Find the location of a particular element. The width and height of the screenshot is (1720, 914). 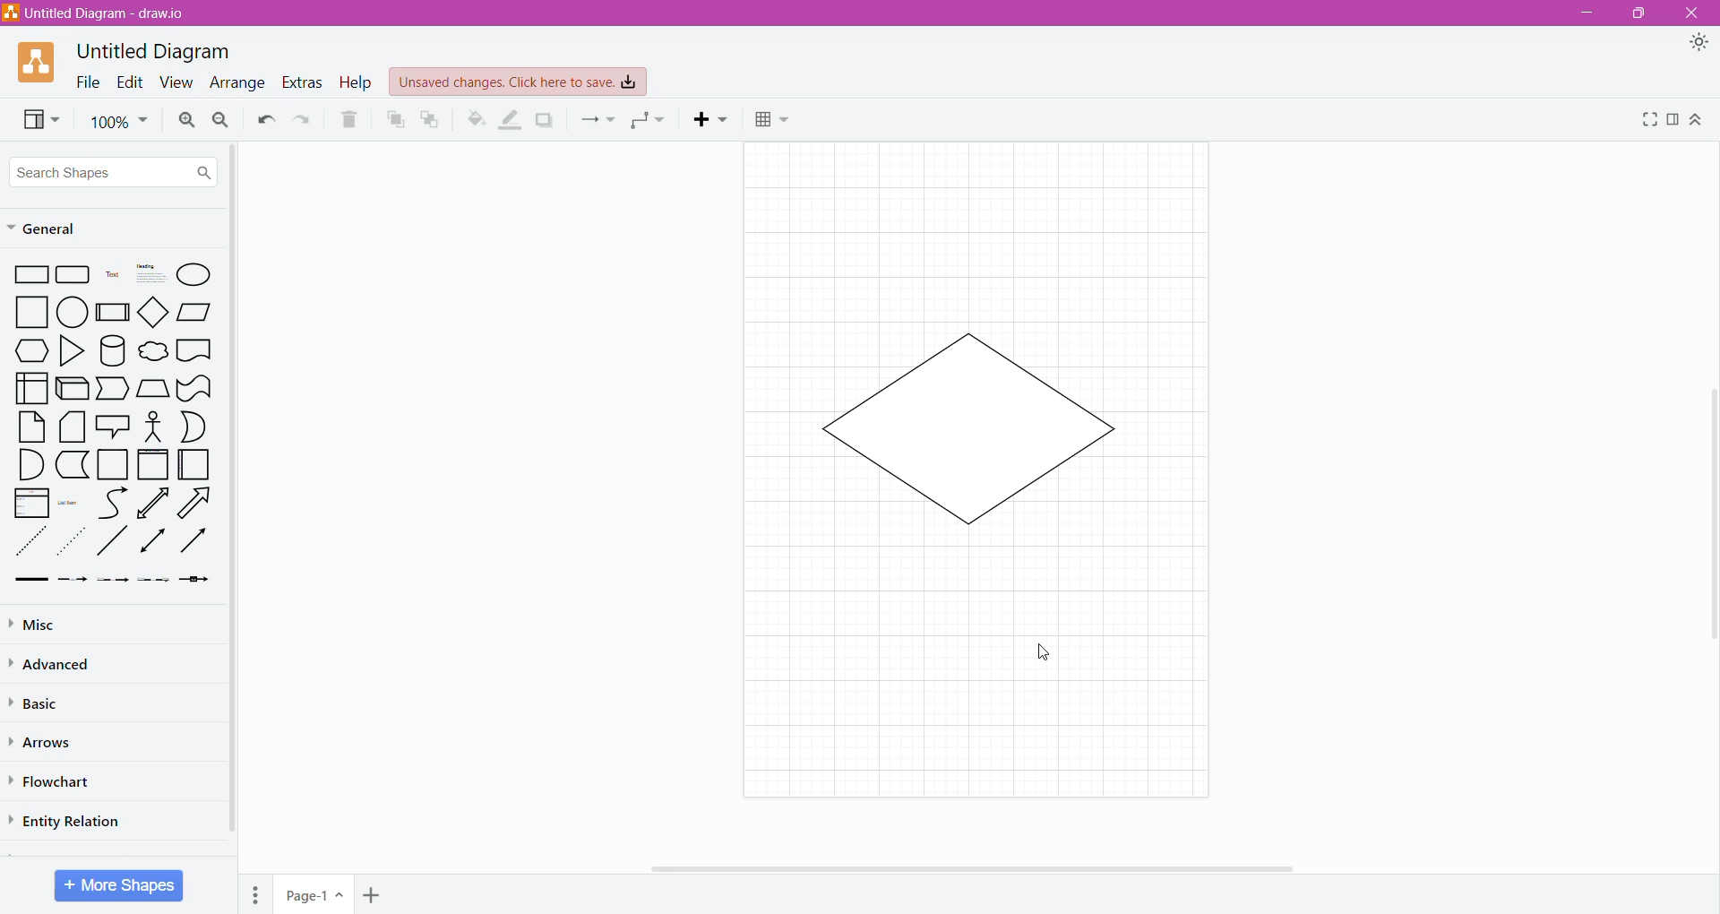

Close is located at coordinates (1695, 12).